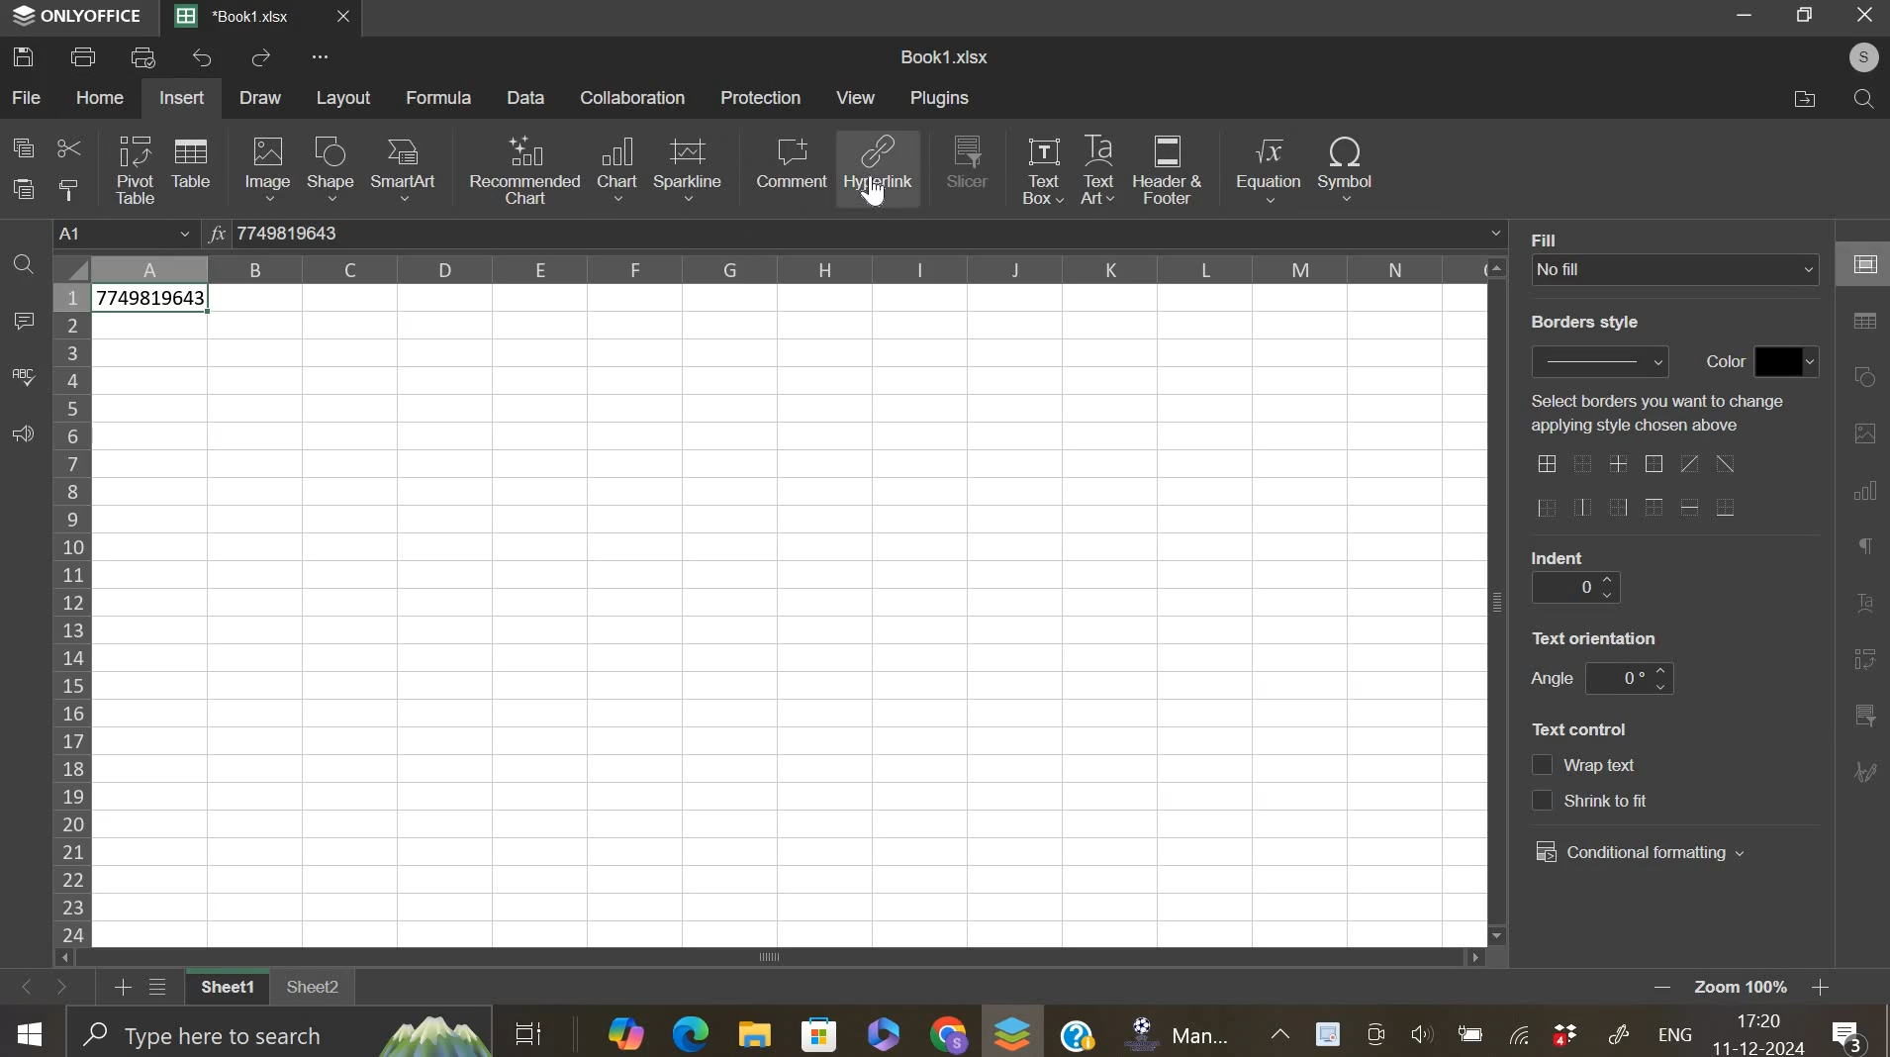  What do you see at coordinates (190, 161) in the screenshot?
I see `table` at bounding box center [190, 161].